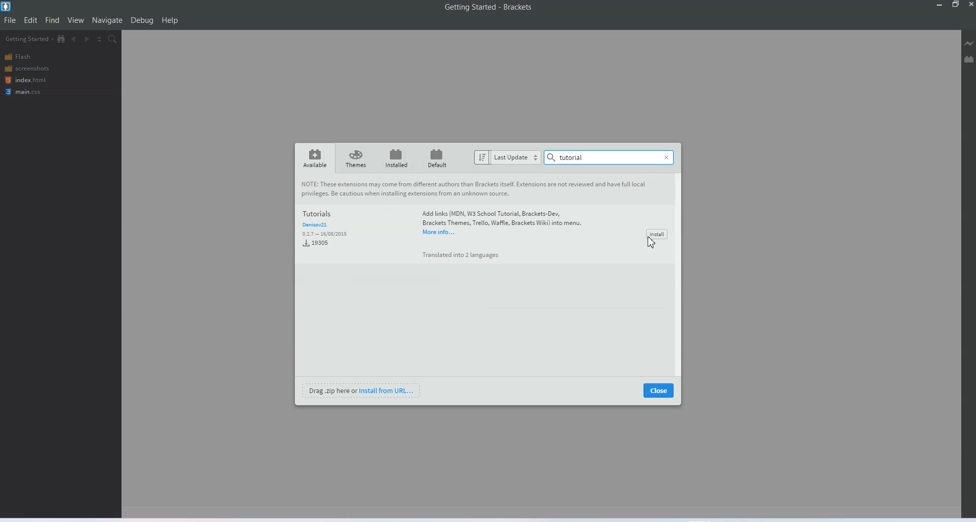 This screenshot has height=522, width=976. Describe the element at coordinates (362, 390) in the screenshot. I see `Install from URL` at that location.